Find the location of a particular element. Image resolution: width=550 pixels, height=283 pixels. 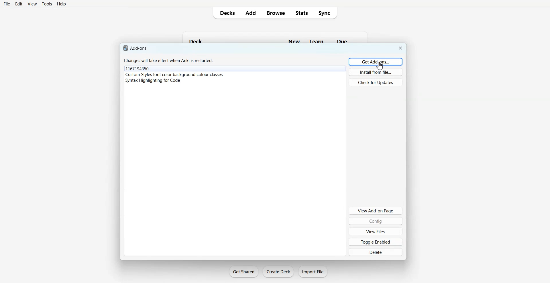

Toggle Enabled is located at coordinates (376, 242).